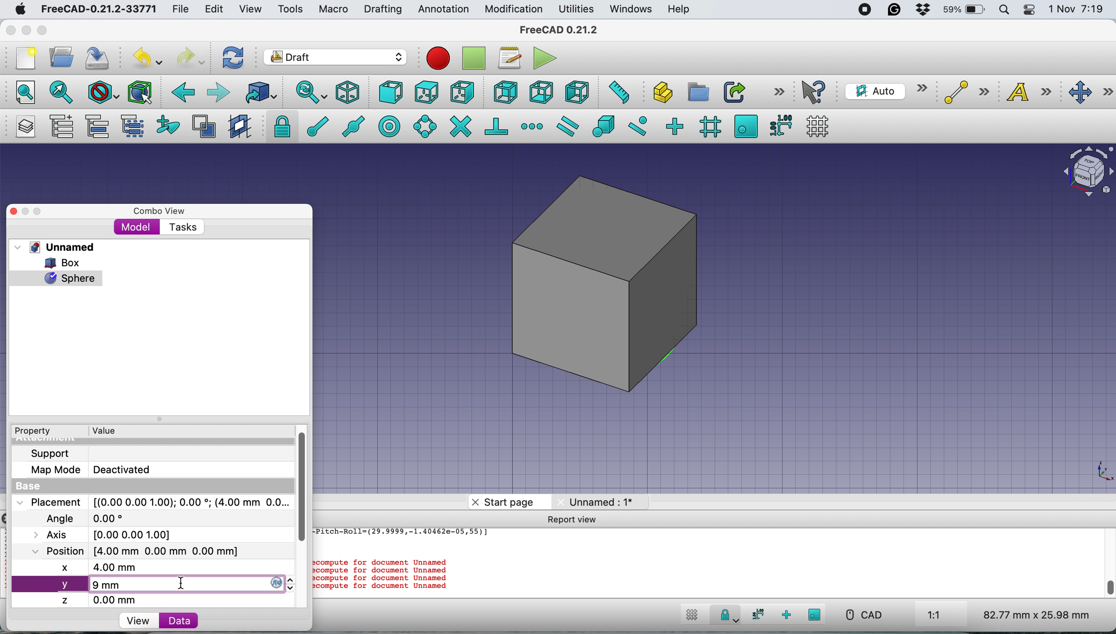 The height and width of the screenshot is (634, 1116). I want to click on new x axis value, so click(106, 569).